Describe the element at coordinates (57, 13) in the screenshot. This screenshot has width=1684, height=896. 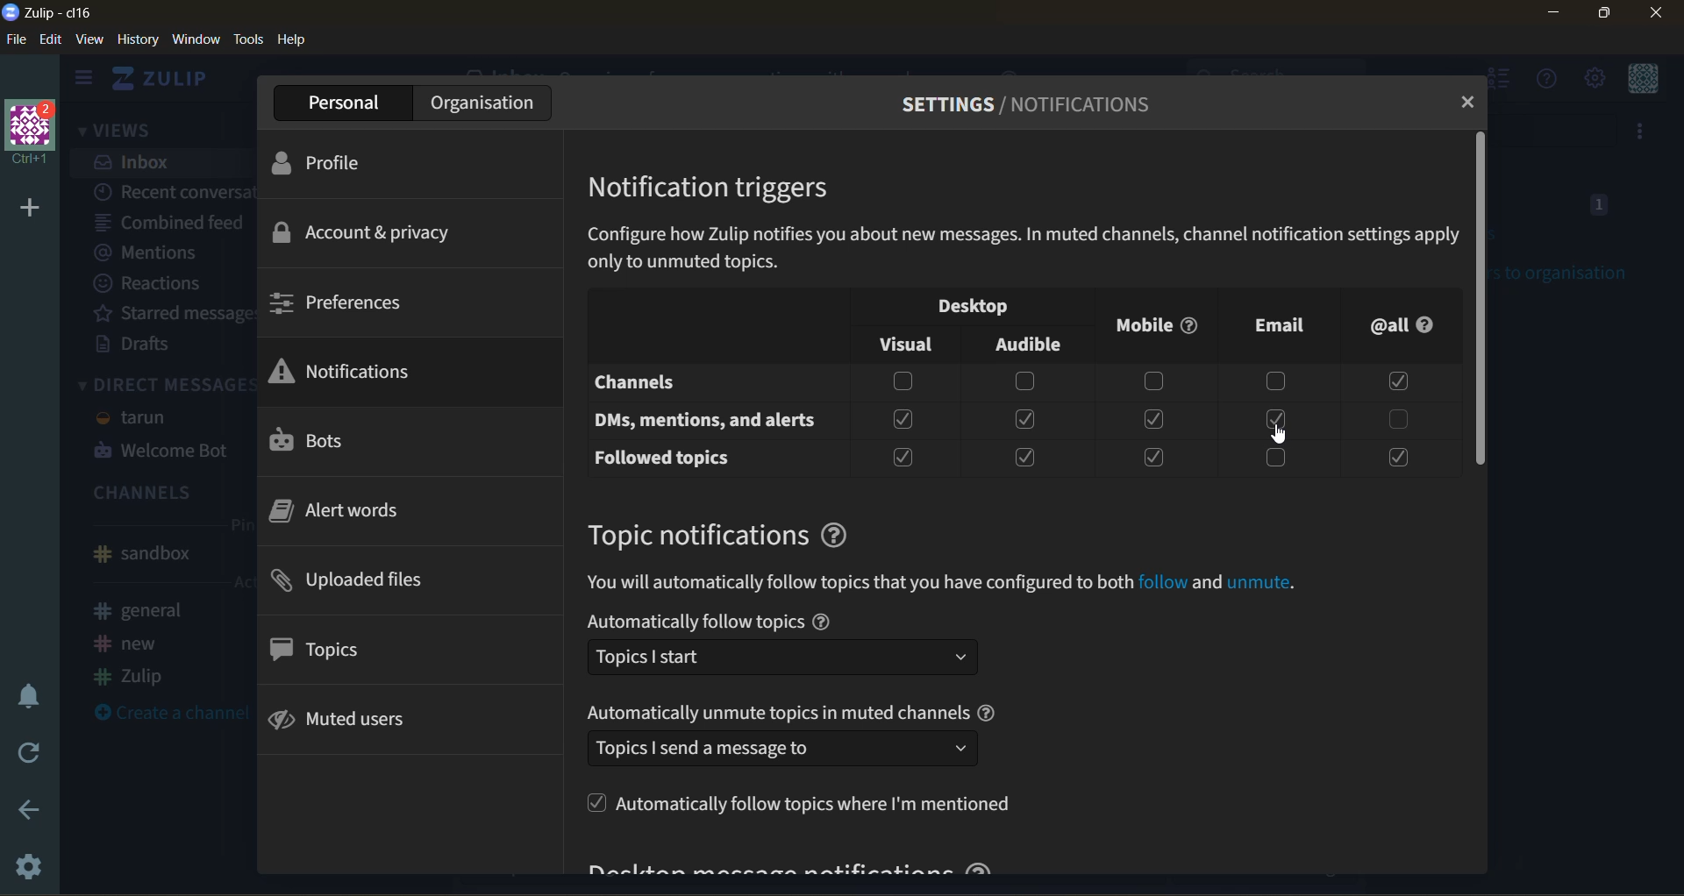
I see `app name and organisation name` at that location.